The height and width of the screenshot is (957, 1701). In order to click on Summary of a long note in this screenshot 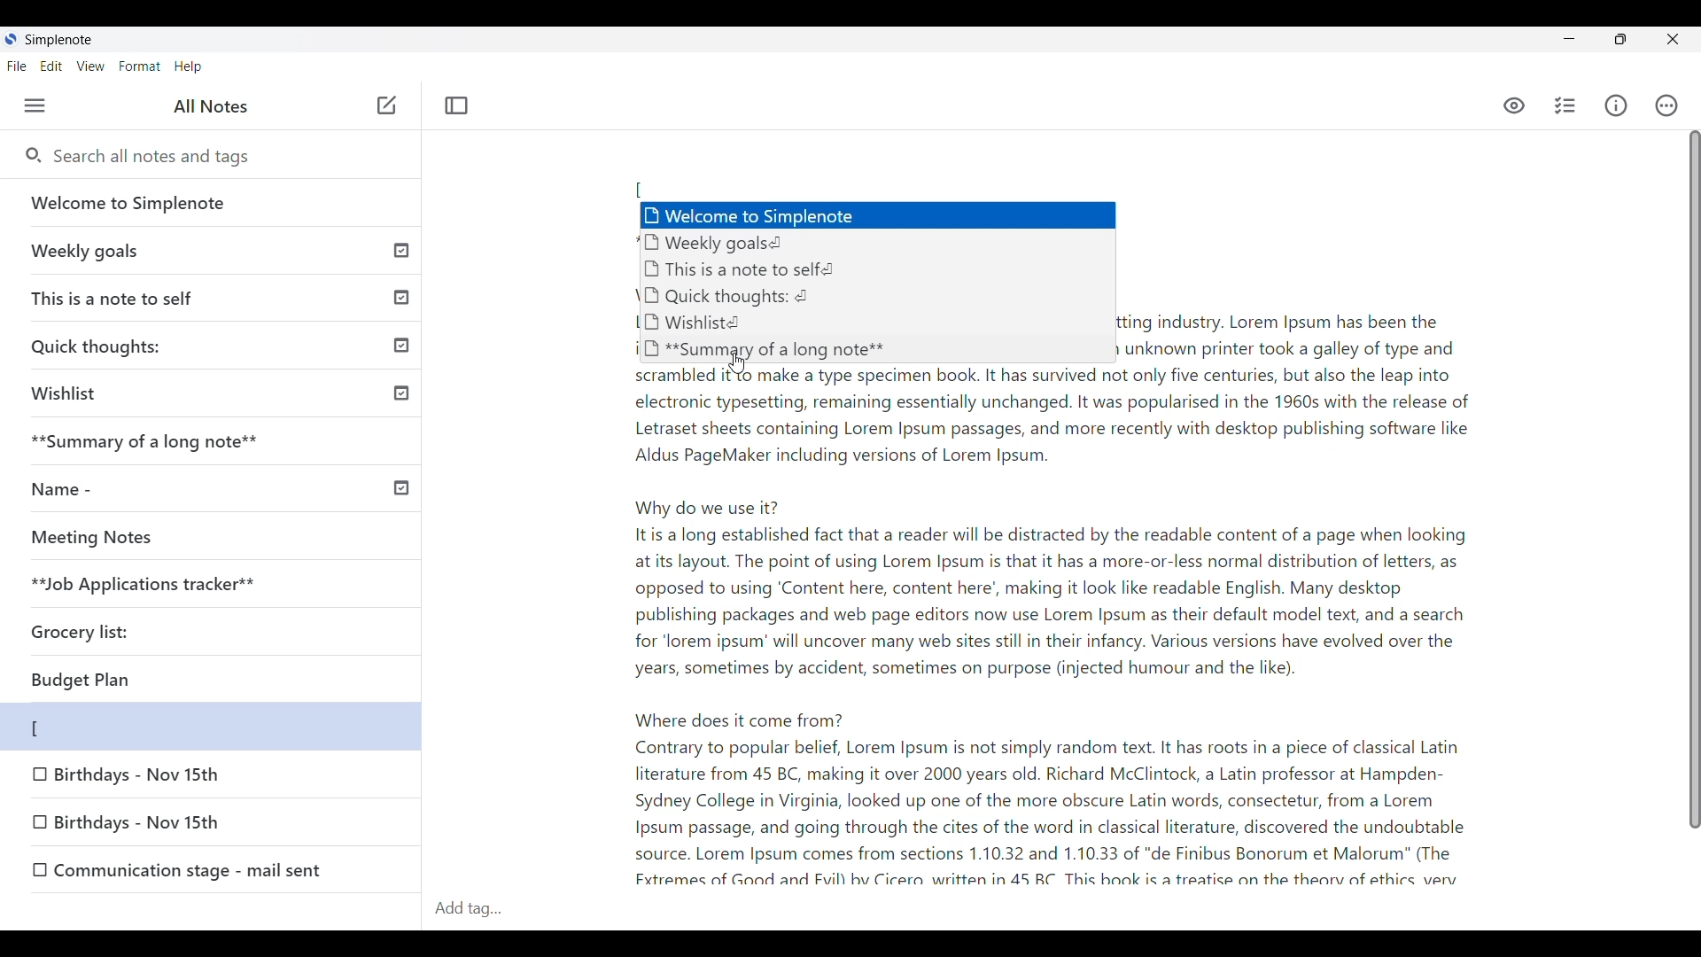, I will do `click(214, 442)`.